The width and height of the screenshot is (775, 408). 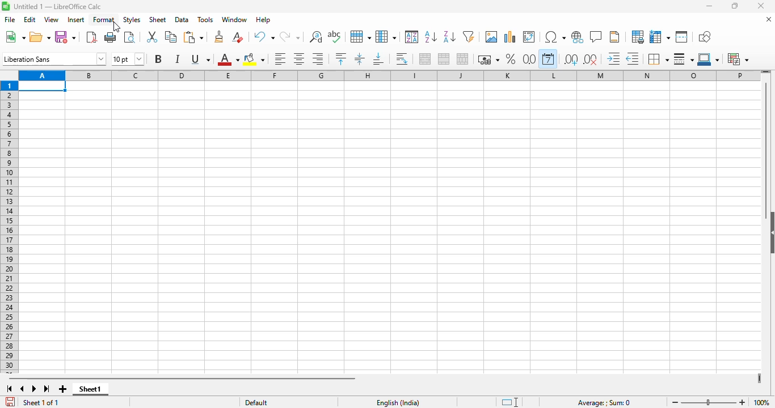 What do you see at coordinates (462, 59) in the screenshot?
I see `unmerge cells` at bounding box center [462, 59].